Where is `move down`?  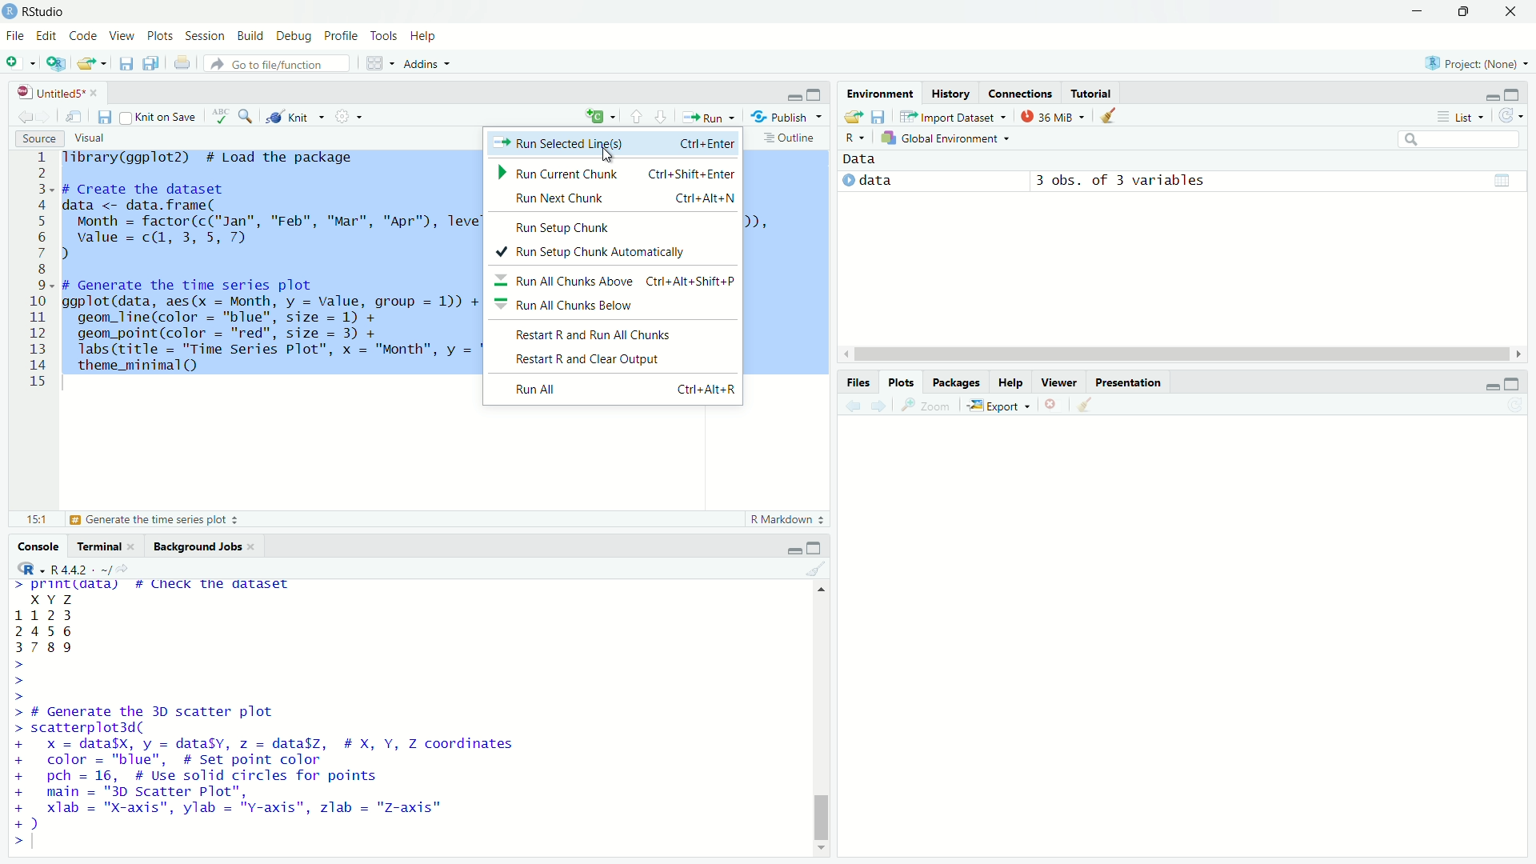 move down is located at coordinates (823, 853).